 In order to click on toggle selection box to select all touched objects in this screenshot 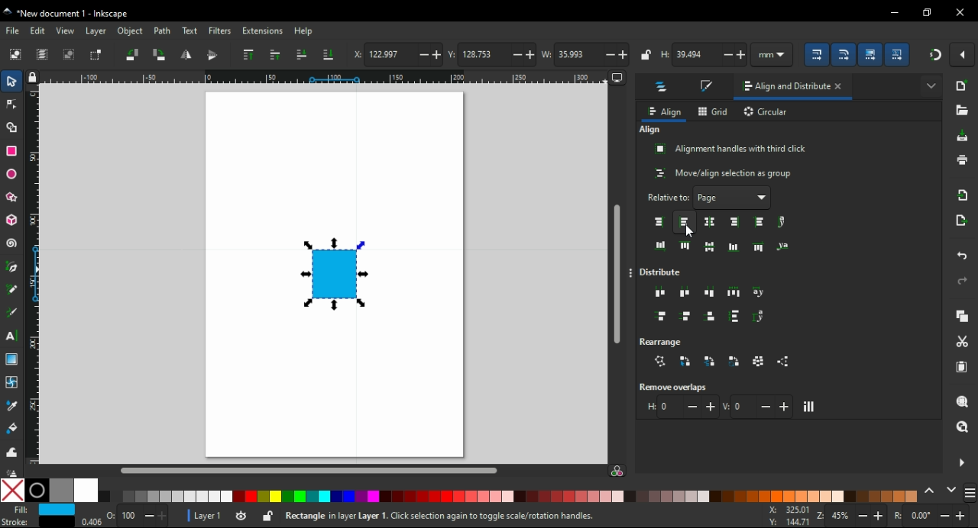, I will do `click(96, 55)`.